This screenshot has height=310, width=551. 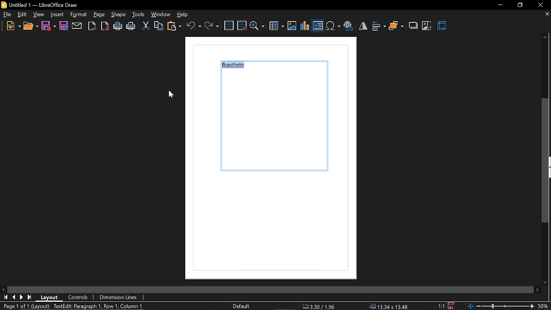 What do you see at coordinates (500, 5) in the screenshot?
I see `Minimize` at bounding box center [500, 5].